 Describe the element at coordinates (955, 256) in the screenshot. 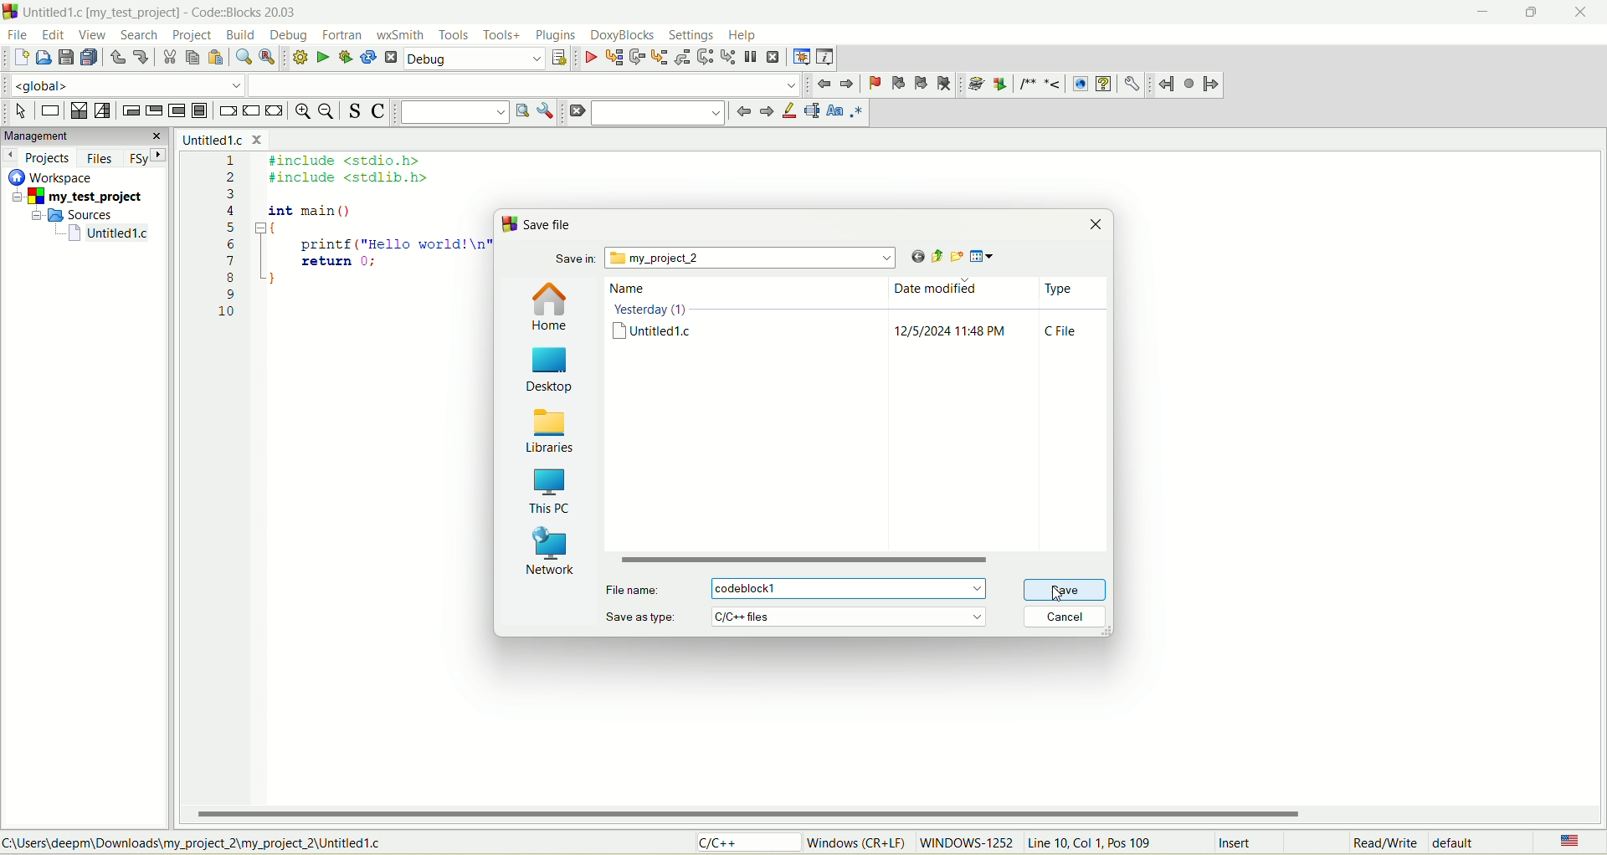

I see `create new folder` at that location.